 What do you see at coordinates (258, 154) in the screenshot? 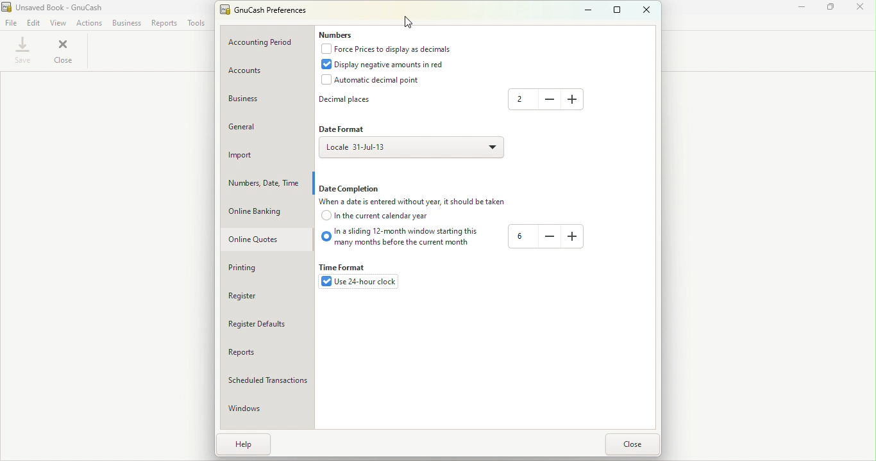
I see `Import` at bounding box center [258, 154].